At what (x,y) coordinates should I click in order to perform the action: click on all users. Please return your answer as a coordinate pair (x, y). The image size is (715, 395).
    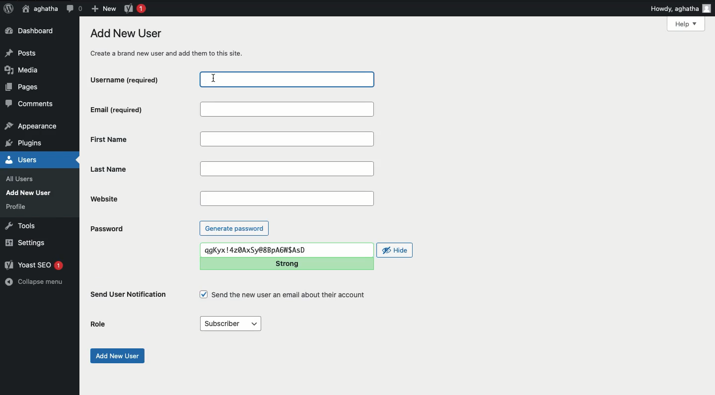
    Looking at the image, I should click on (22, 179).